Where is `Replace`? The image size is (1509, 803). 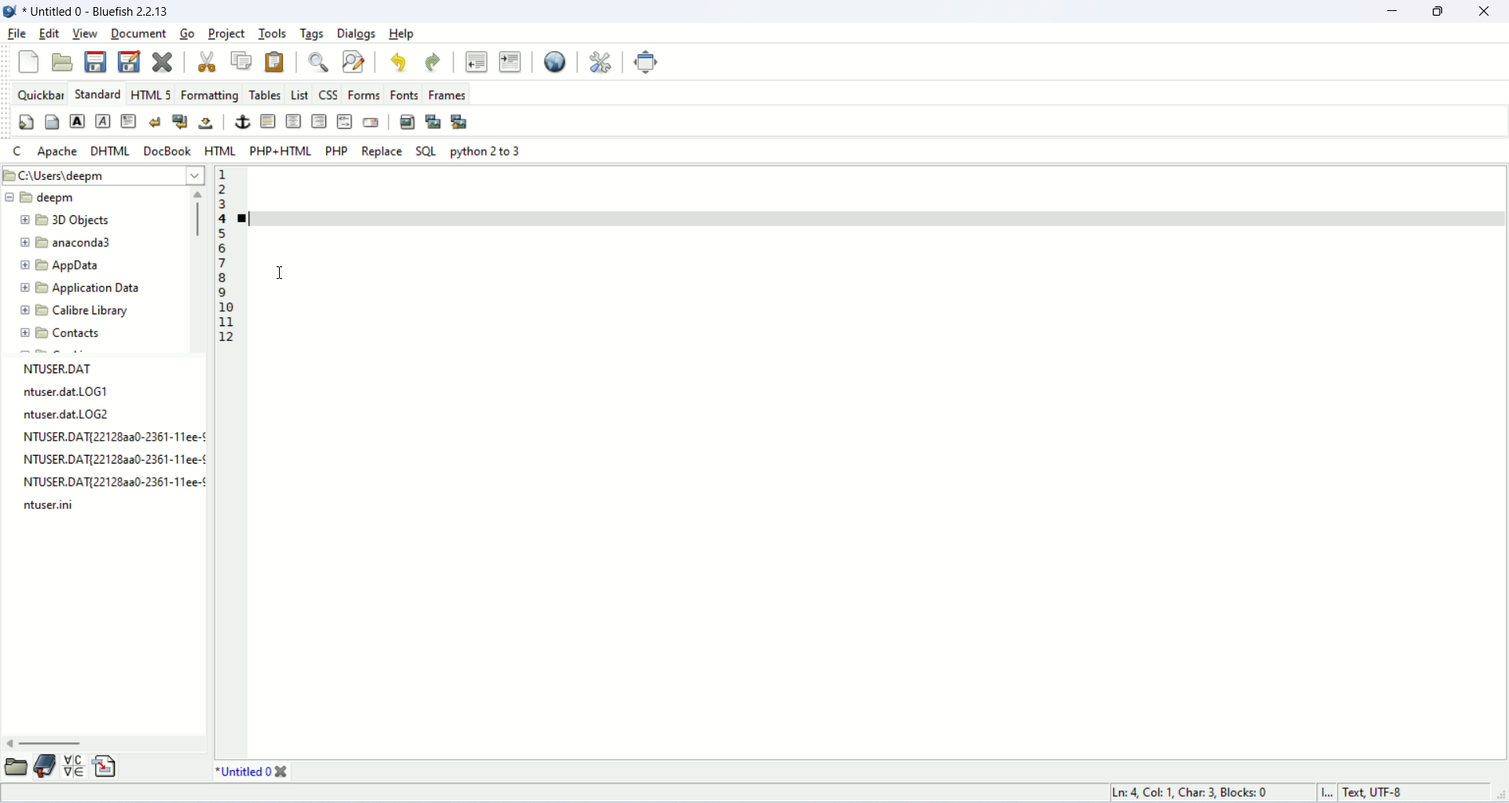
Replace is located at coordinates (384, 151).